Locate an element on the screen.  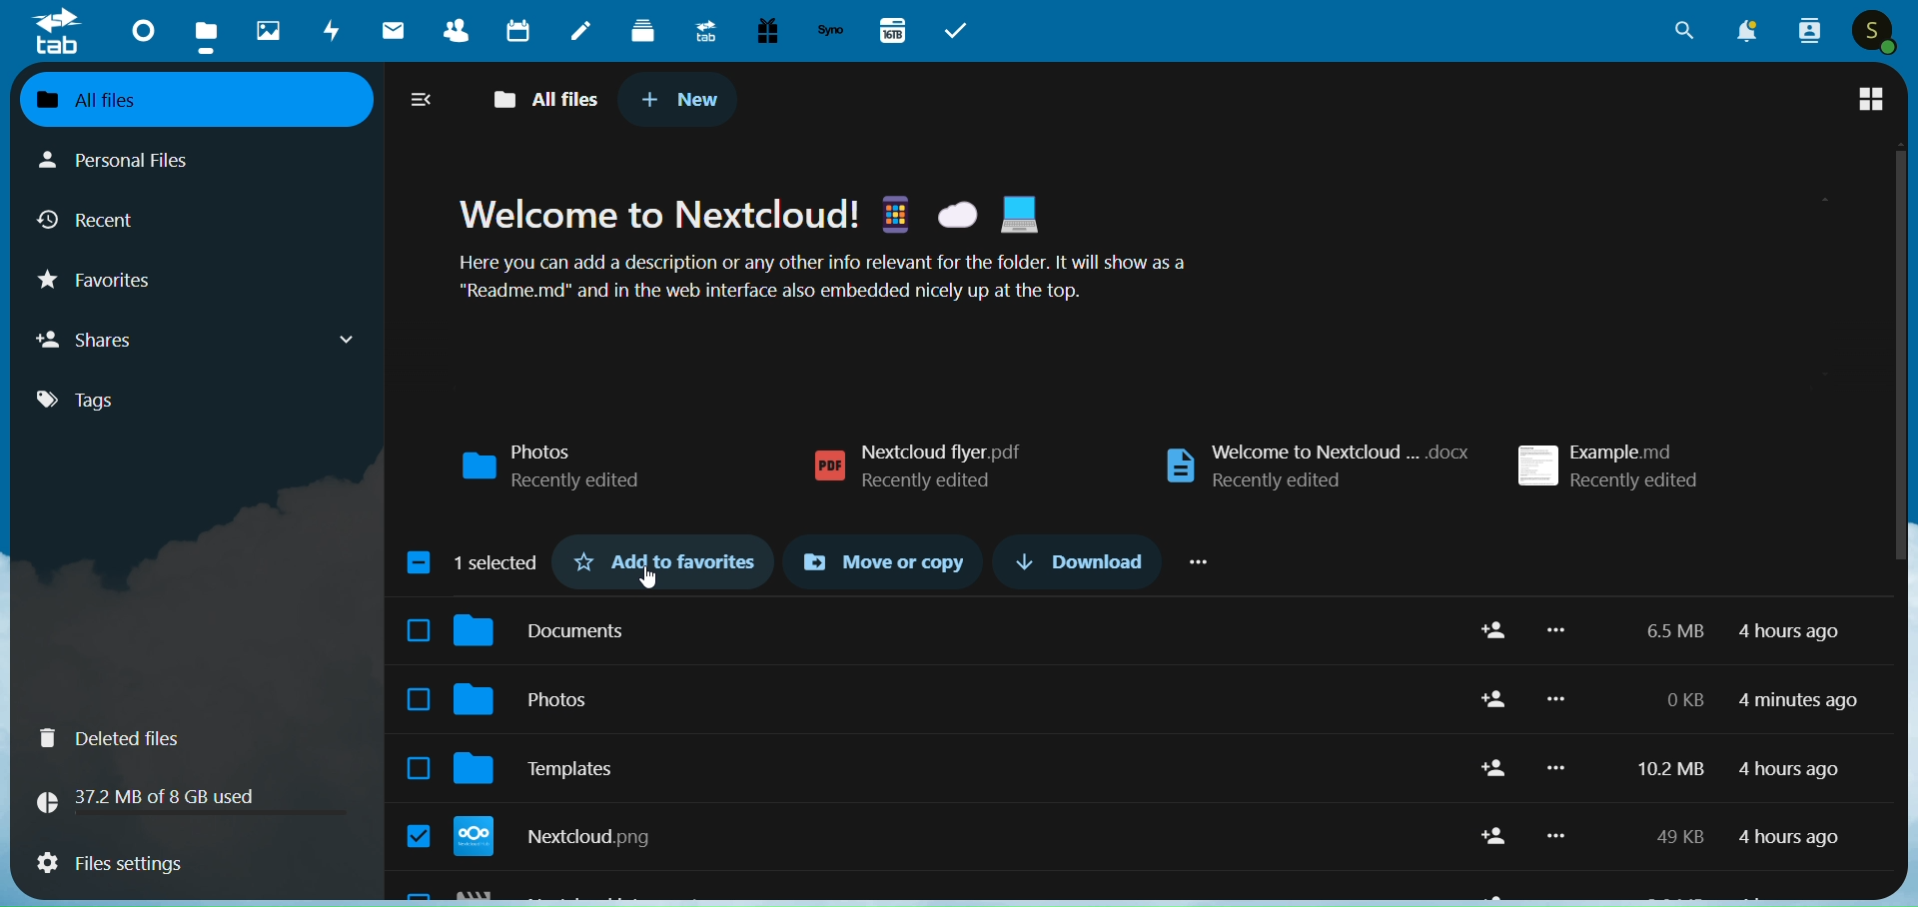
move or copy is located at coordinates (881, 560).